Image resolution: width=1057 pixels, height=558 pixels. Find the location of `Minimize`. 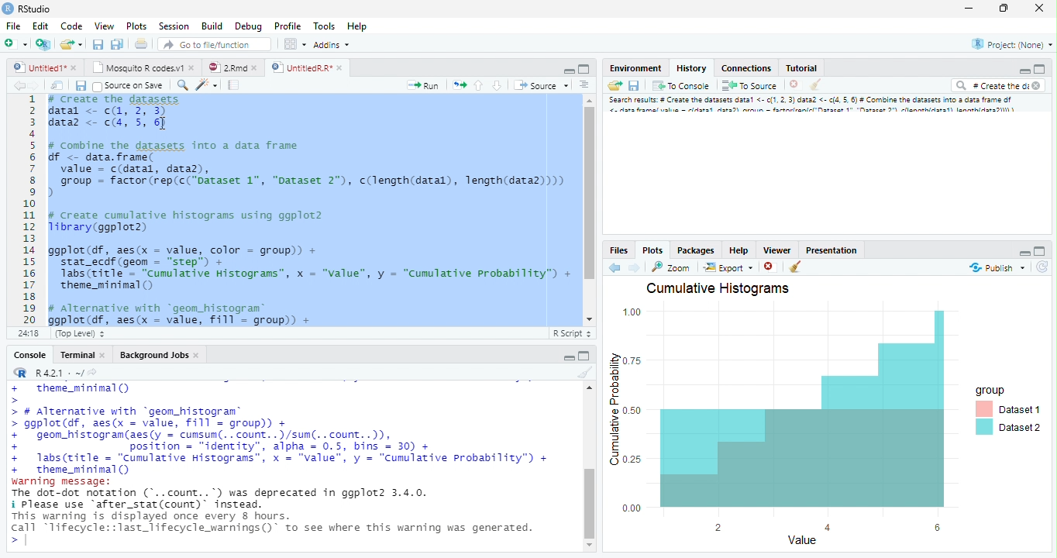

Minimize is located at coordinates (568, 71).